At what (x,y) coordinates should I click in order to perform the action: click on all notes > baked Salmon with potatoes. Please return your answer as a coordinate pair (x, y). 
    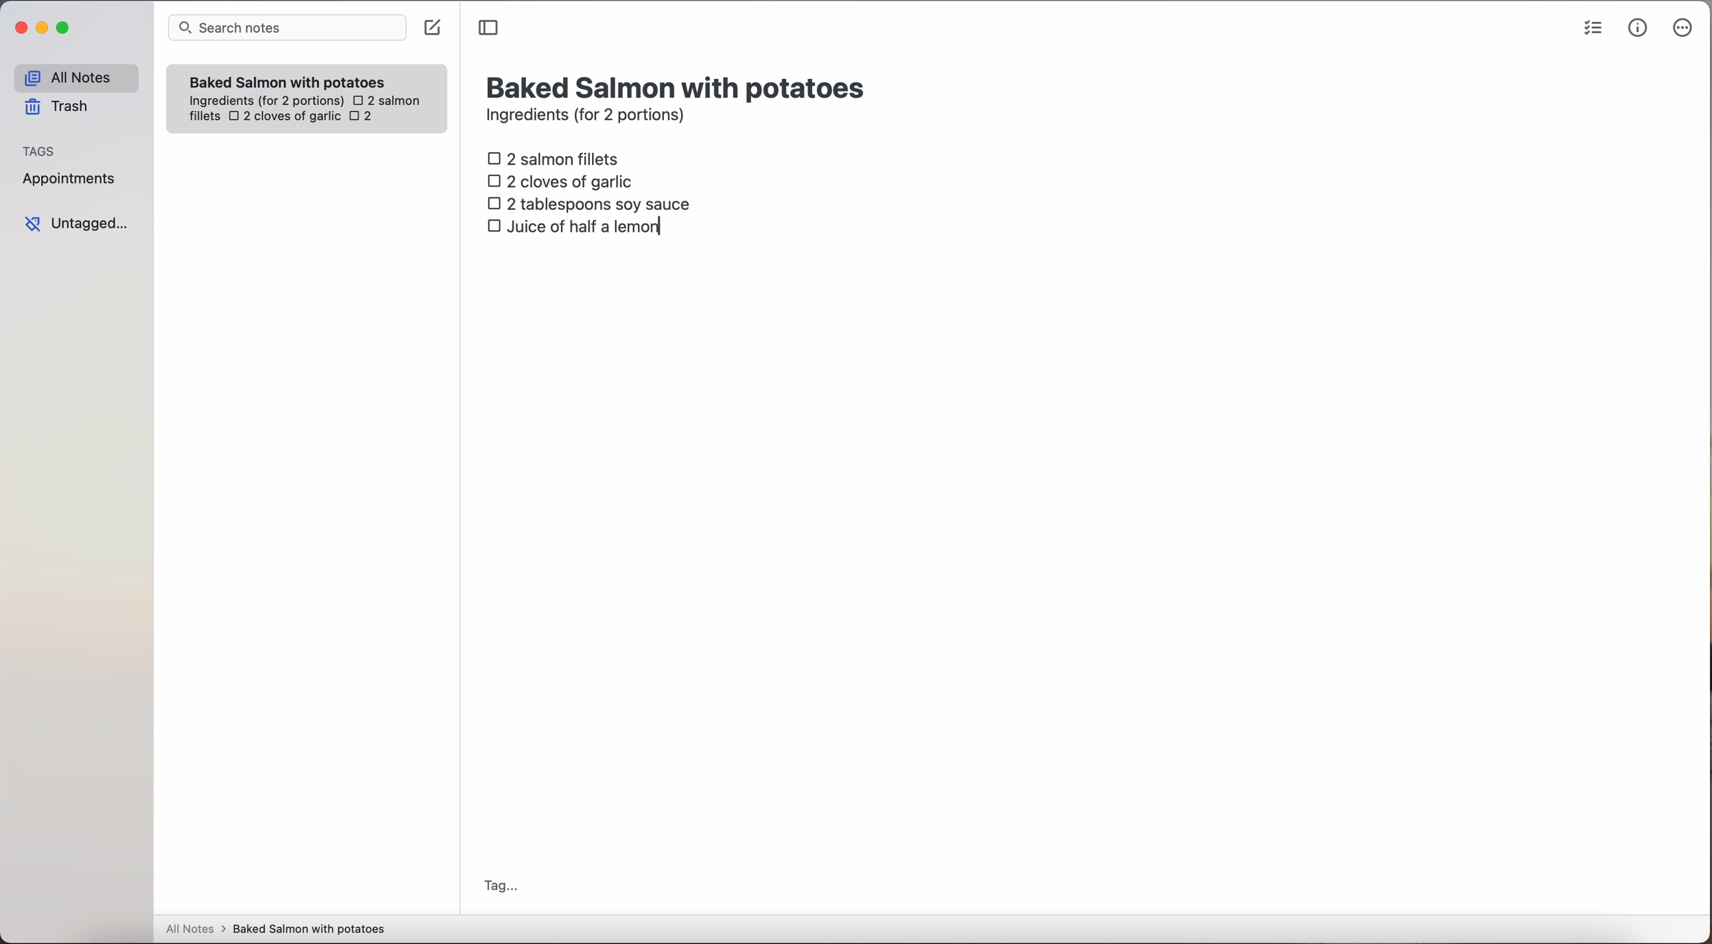
    Looking at the image, I should click on (276, 928).